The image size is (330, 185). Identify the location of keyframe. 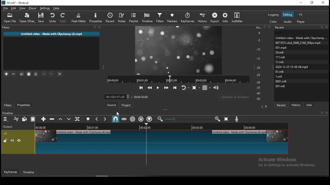
(10, 172).